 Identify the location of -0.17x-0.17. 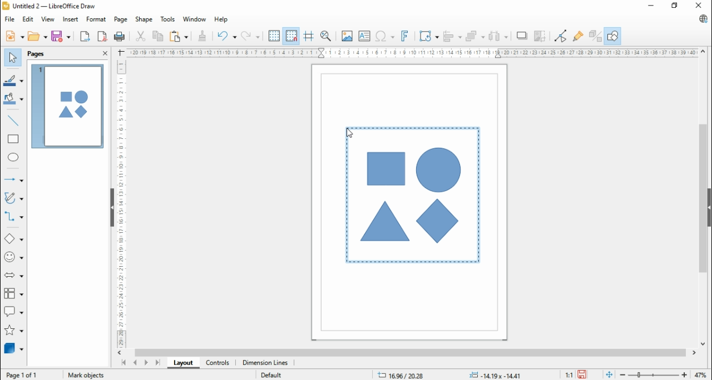
(491, 374).